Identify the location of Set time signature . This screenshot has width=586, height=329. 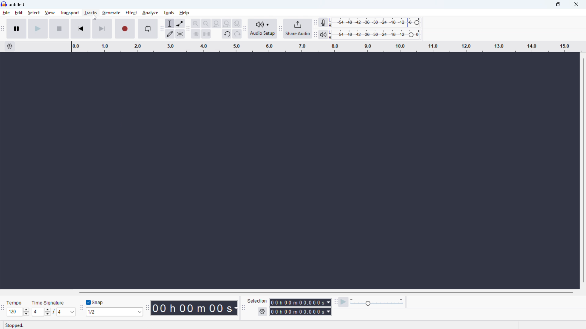
(53, 312).